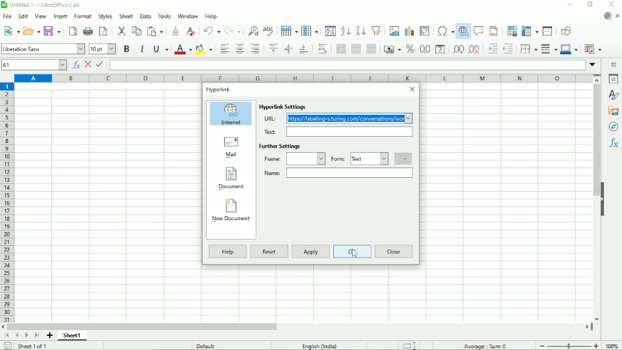 The height and width of the screenshot is (350, 622). Describe the element at coordinates (330, 31) in the screenshot. I see `Sort` at that location.